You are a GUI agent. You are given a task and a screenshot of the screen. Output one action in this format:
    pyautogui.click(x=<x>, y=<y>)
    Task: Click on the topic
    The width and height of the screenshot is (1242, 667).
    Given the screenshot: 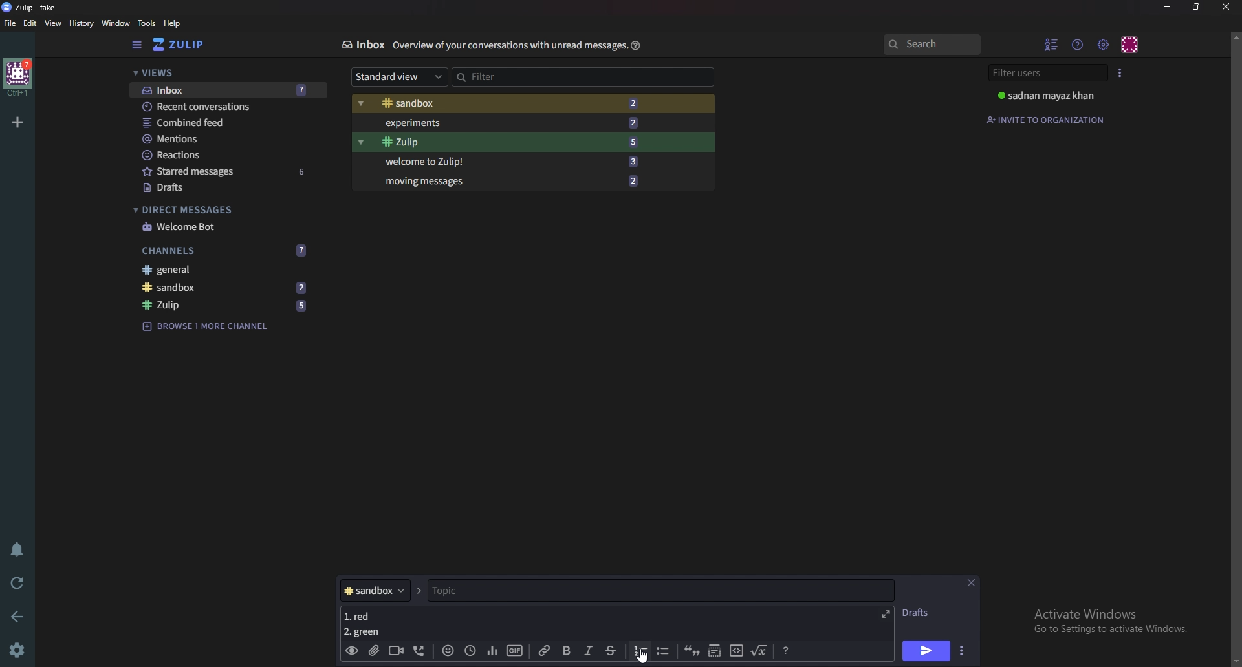 What is the action you would take?
    pyautogui.click(x=490, y=591)
    